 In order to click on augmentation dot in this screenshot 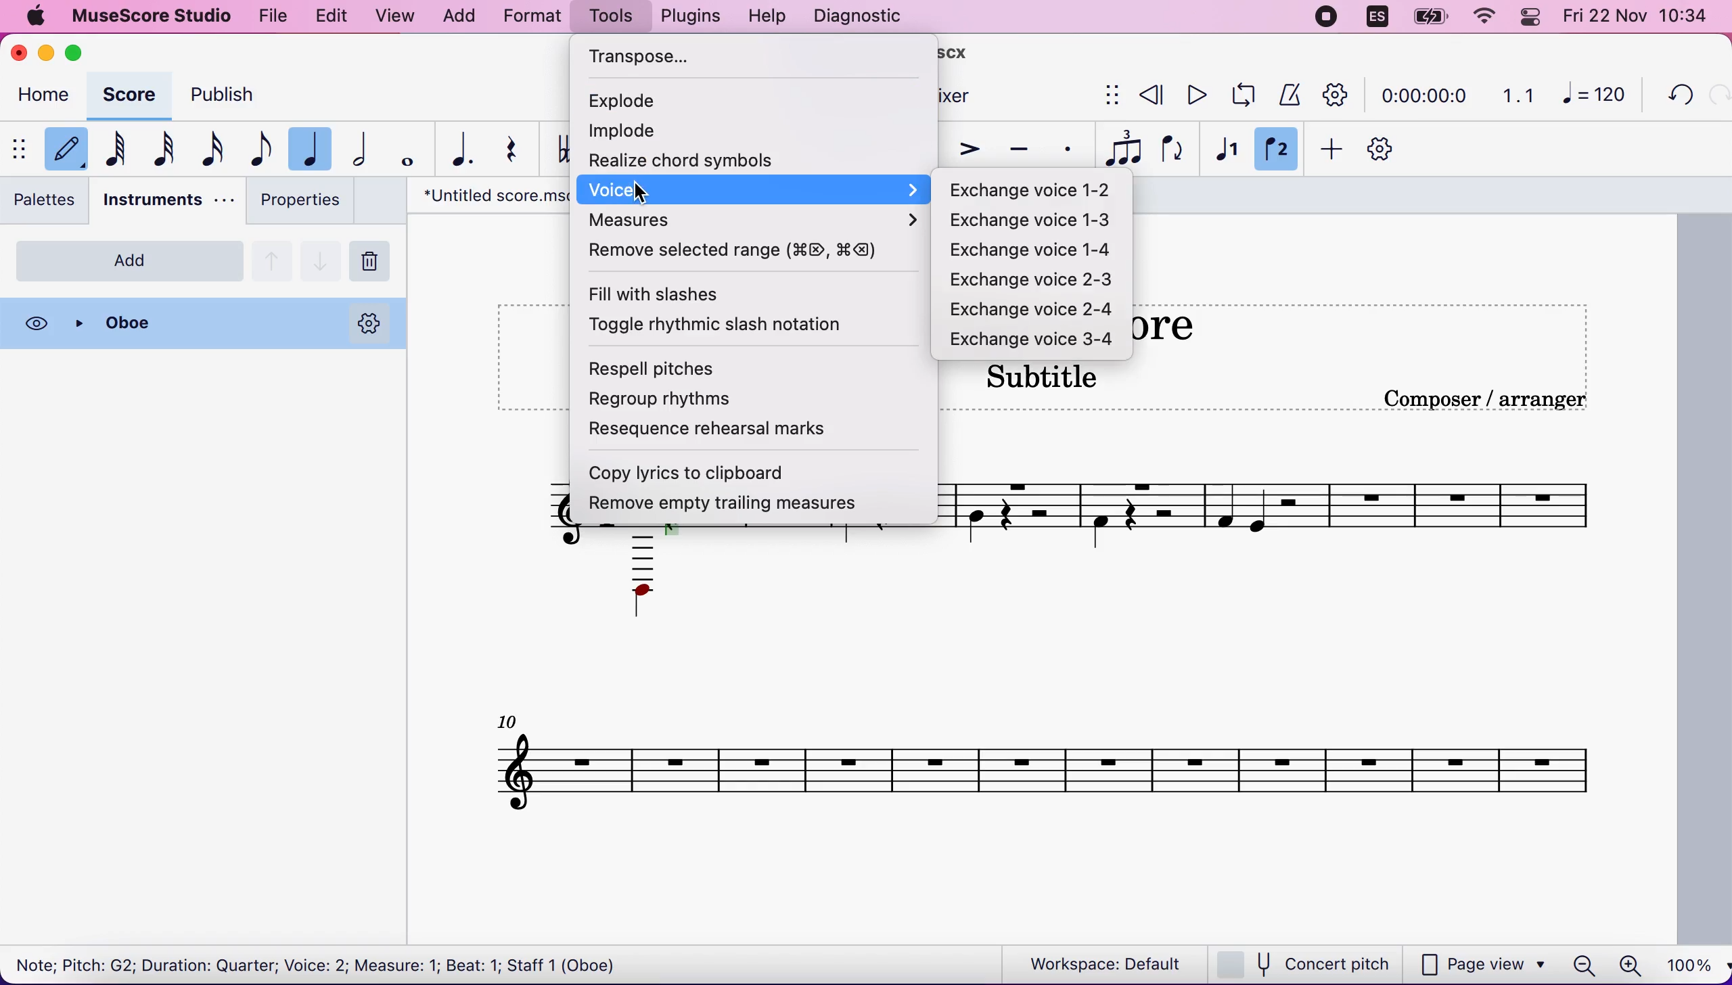, I will do `click(465, 147)`.